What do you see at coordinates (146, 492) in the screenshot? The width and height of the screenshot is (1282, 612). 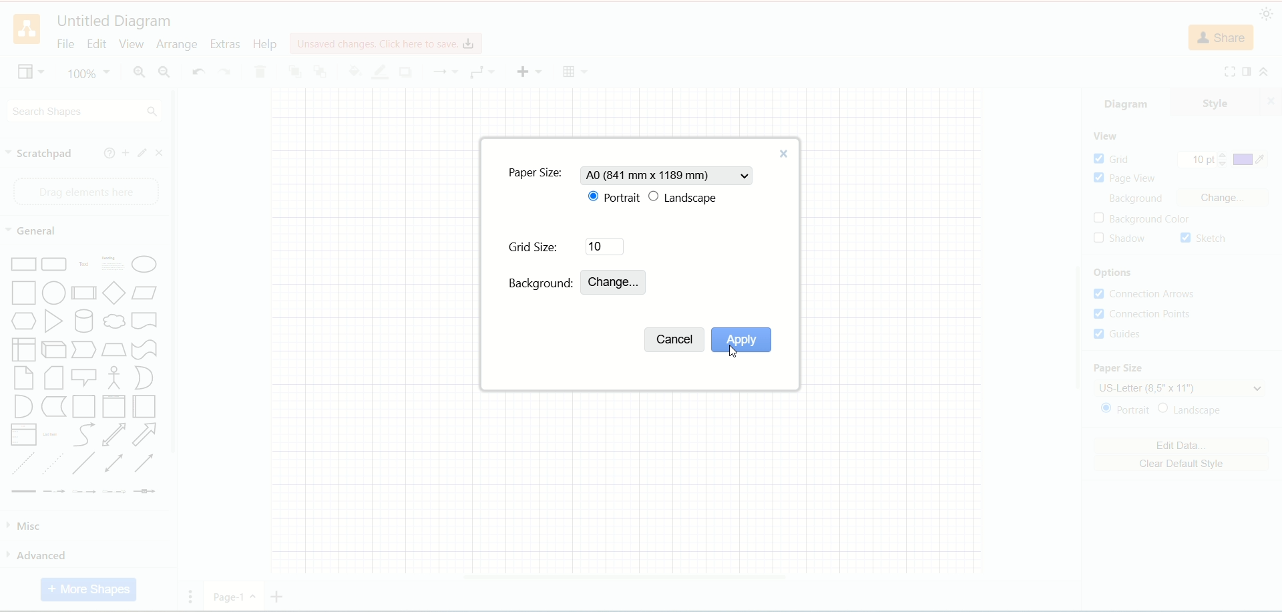 I see `Connector with Icon Symbol` at bounding box center [146, 492].